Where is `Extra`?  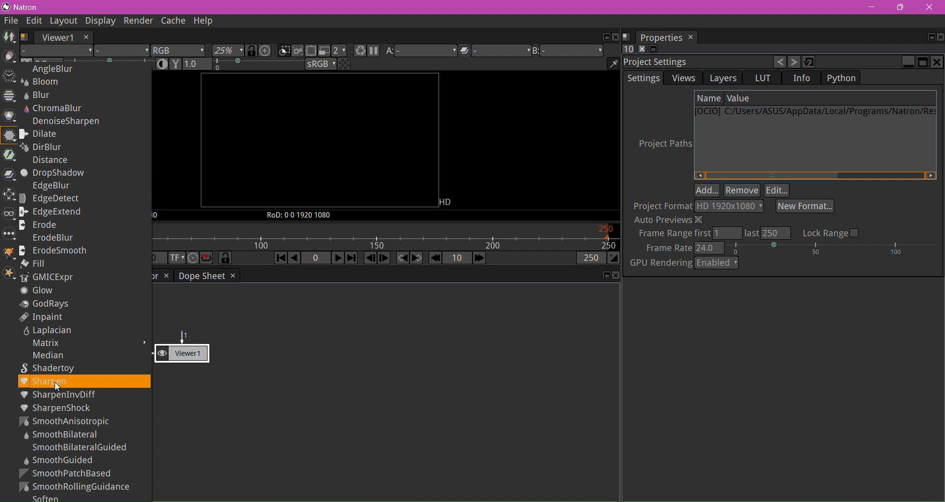 Extra is located at coordinates (8, 274).